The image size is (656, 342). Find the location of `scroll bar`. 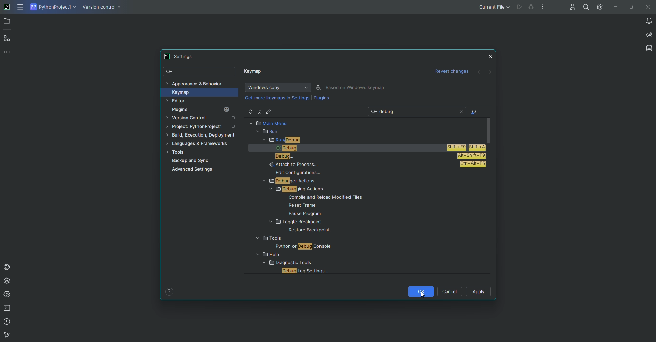

scroll bar is located at coordinates (489, 130).